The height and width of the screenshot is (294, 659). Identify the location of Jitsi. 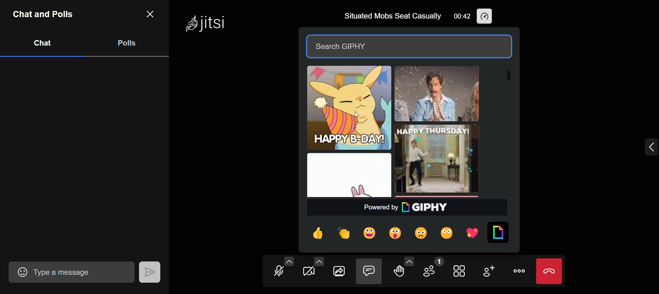
(207, 22).